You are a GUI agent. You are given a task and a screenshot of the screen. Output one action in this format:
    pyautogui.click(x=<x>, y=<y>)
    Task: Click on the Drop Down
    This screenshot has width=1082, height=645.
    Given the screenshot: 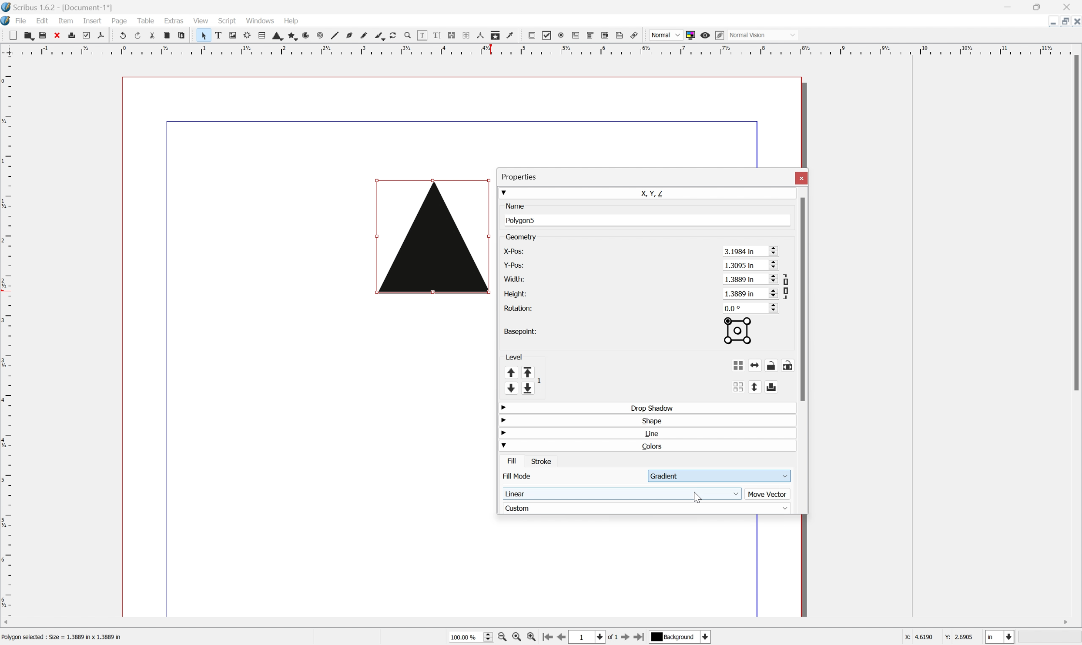 What is the action you would take?
    pyautogui.click(x=505, y=408)
    